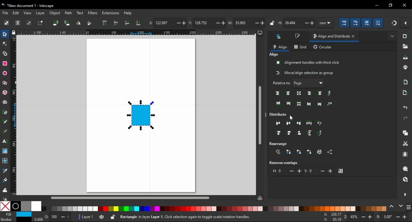  Describe the element at coordinates (345, 23) in the screenshot. I see `when scaling an object, scale the stroke width in the same proportion` at that location.